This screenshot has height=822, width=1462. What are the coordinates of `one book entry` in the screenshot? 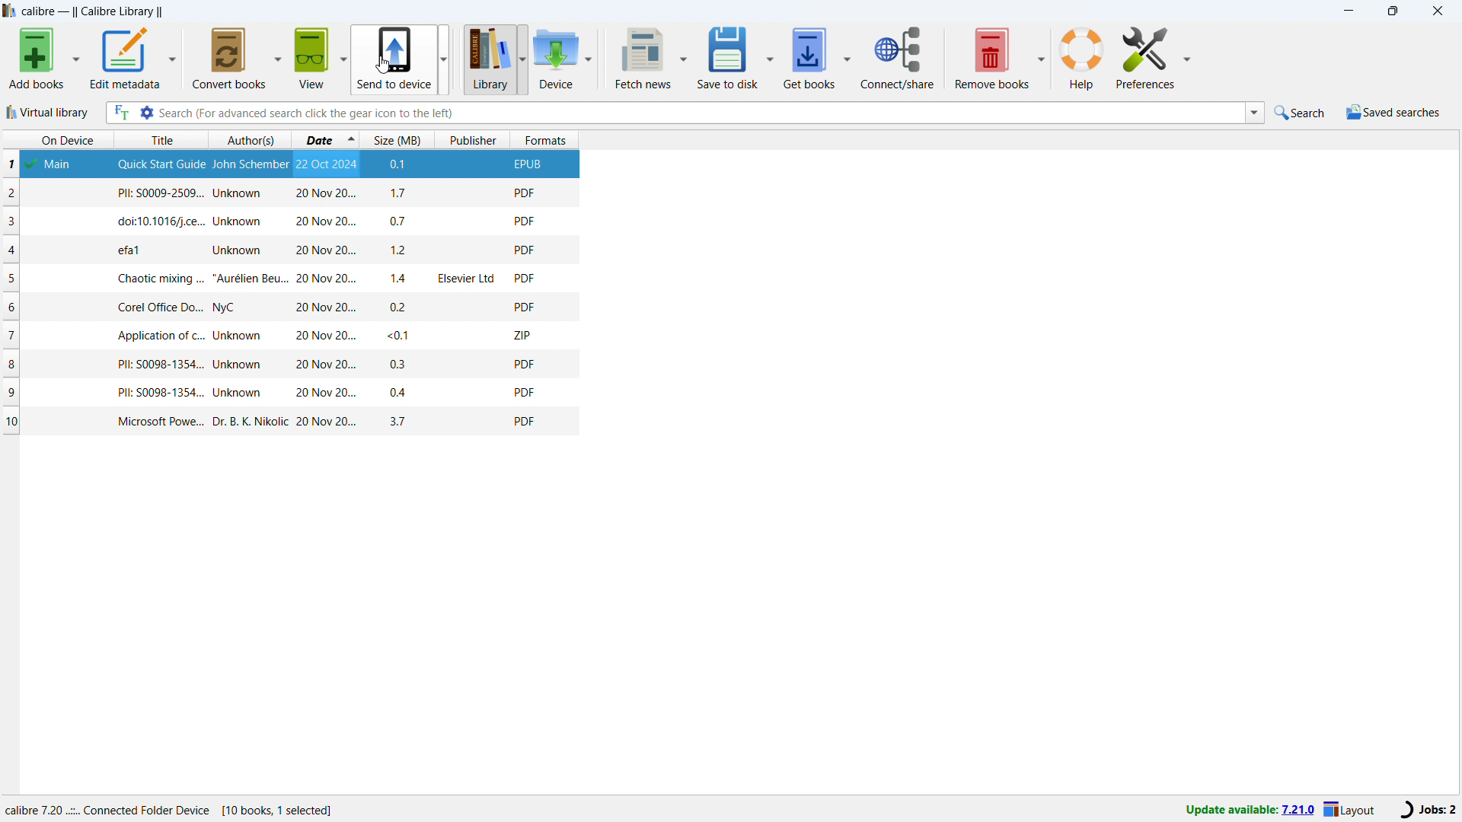 It's located at (286, 222).